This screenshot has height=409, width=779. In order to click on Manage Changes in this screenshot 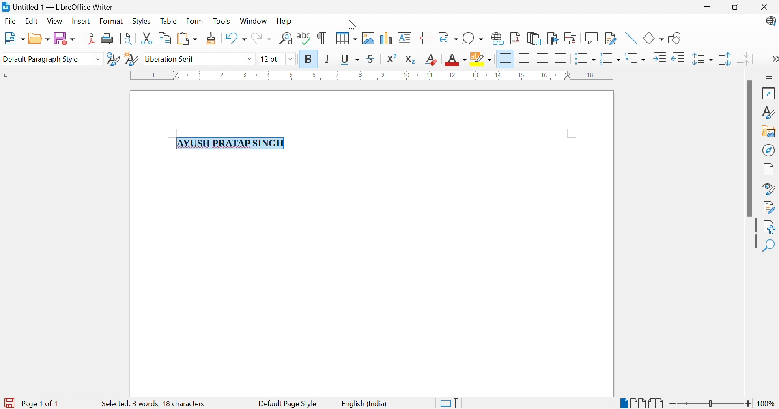, I will do `click(770, 207)`.